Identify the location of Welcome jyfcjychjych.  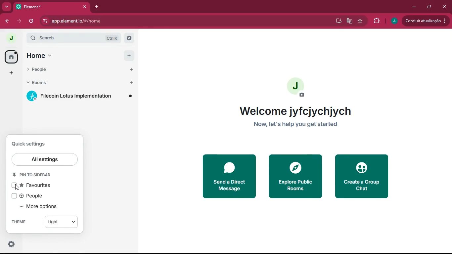
(295, 111).